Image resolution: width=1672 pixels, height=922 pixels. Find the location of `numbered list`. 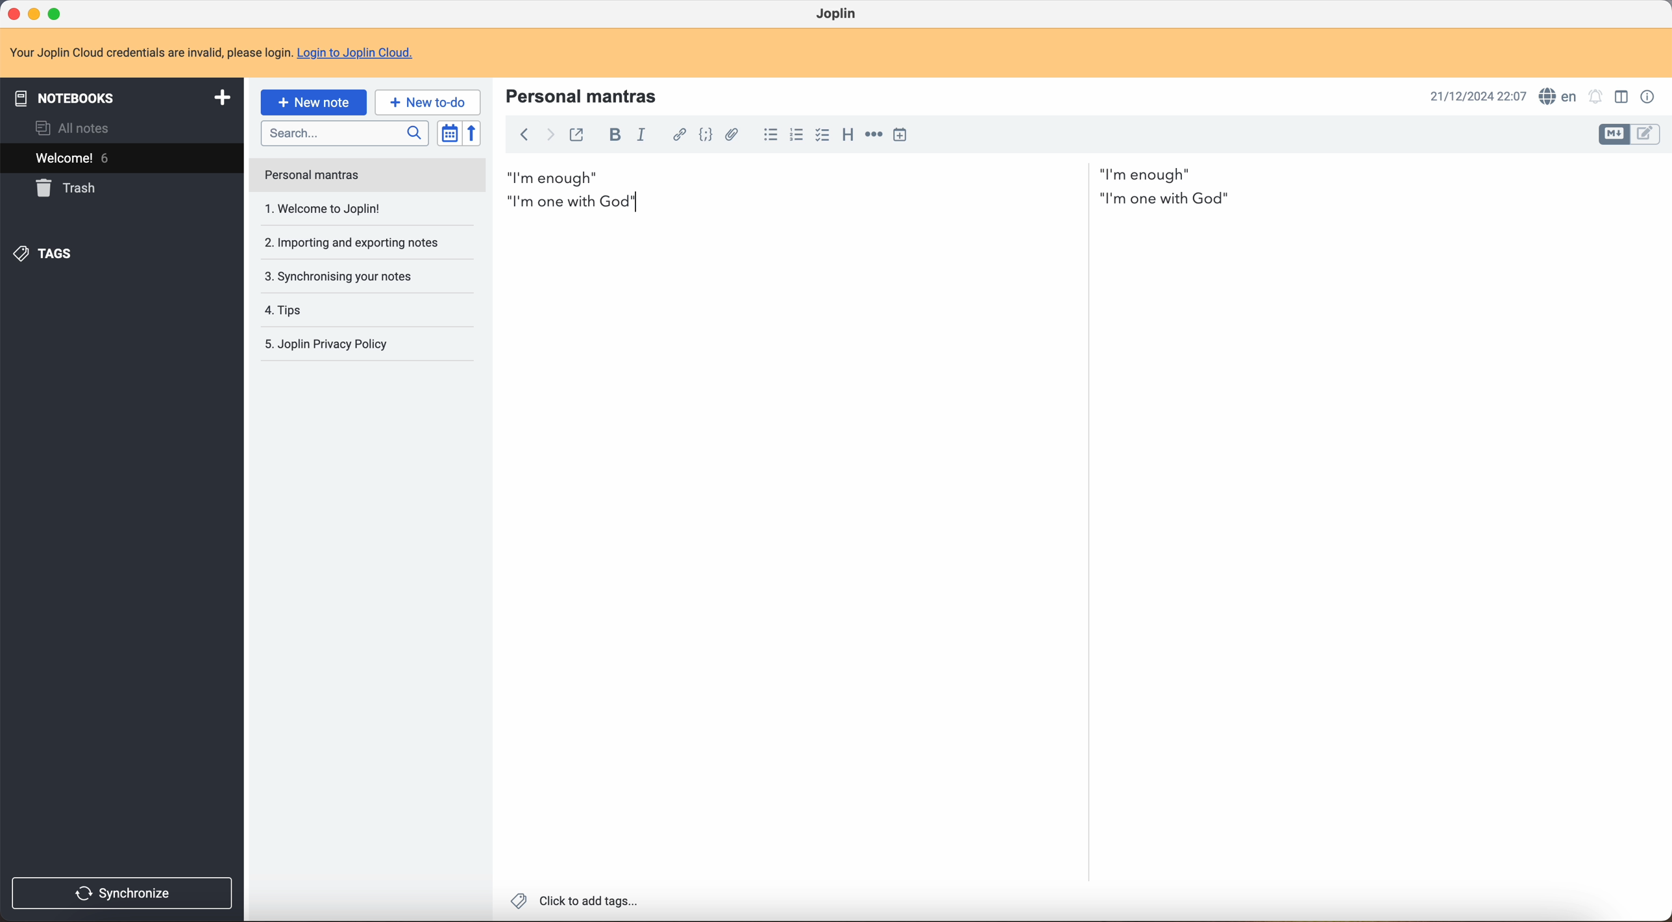

numbered list is located at coordinates (797, 134).